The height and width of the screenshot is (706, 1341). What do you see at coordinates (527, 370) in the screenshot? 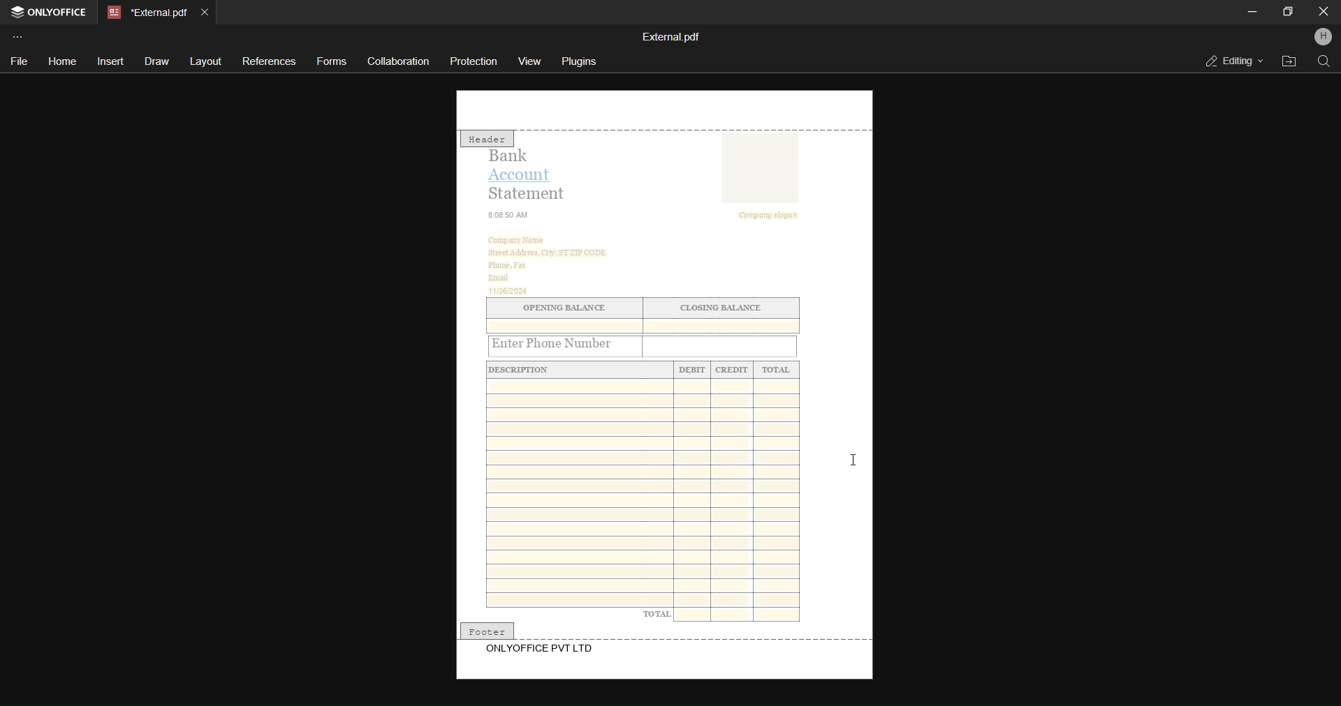
I see `DESCRIPTION` at bounding box center [527, 370].